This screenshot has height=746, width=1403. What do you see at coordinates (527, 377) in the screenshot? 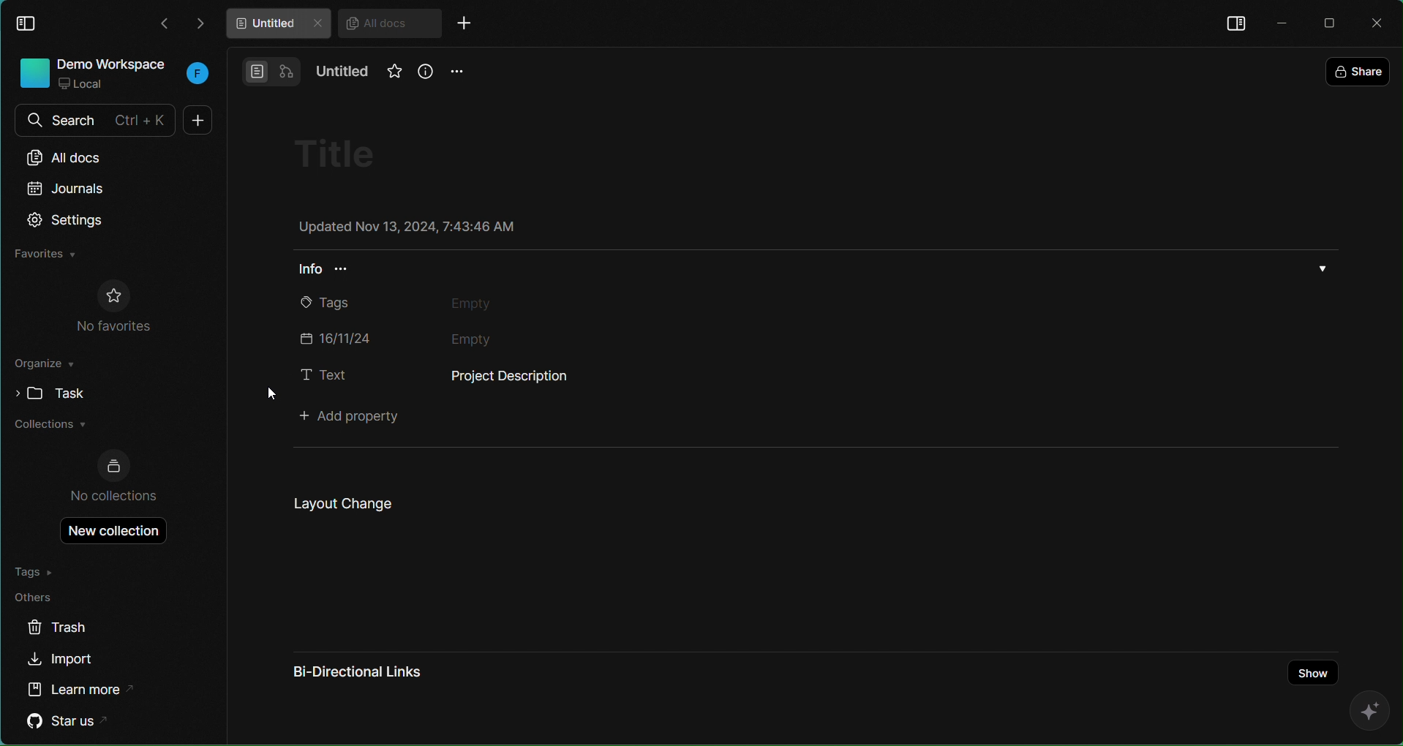
I see `Typed` at bounding box center [527, 377].